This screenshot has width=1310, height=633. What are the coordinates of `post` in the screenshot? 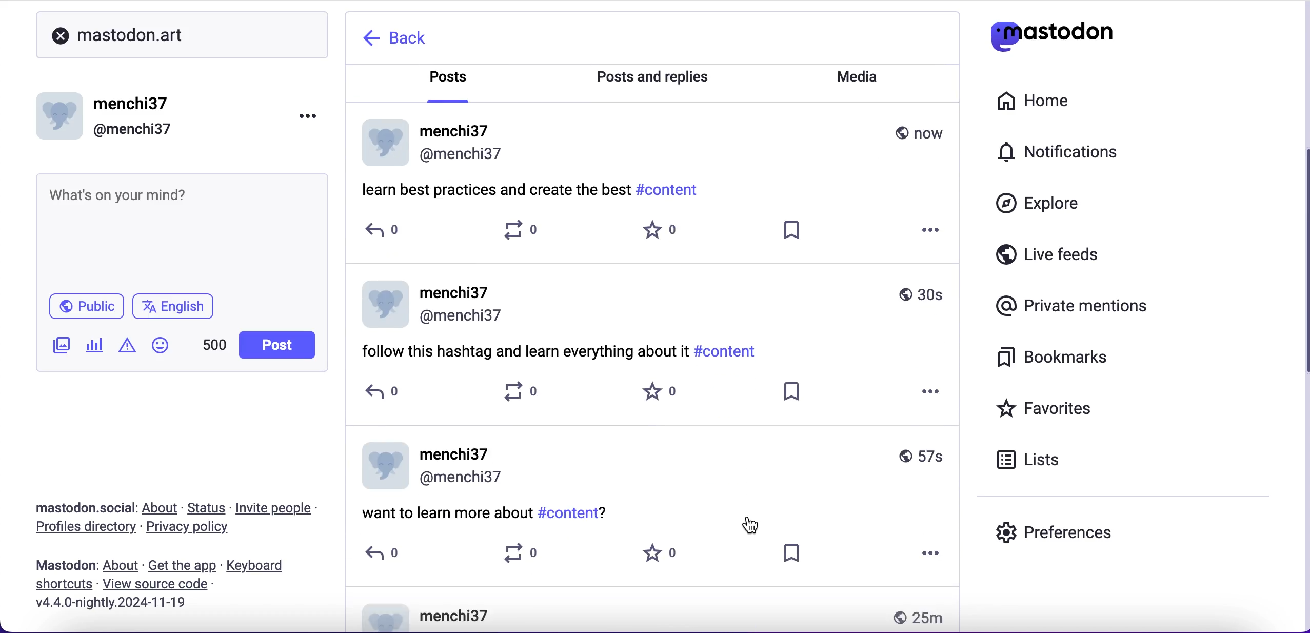 It's located at (447, 511).